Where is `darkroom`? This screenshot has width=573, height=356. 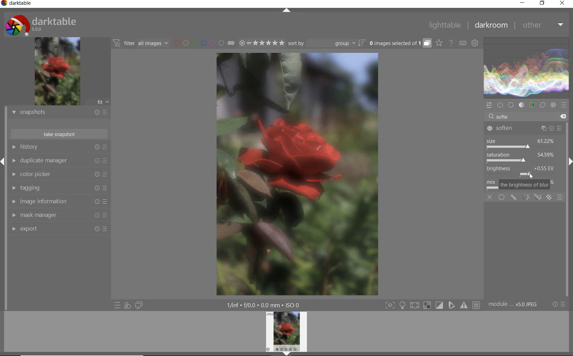
darkroom is located at coordinates (491, 26).